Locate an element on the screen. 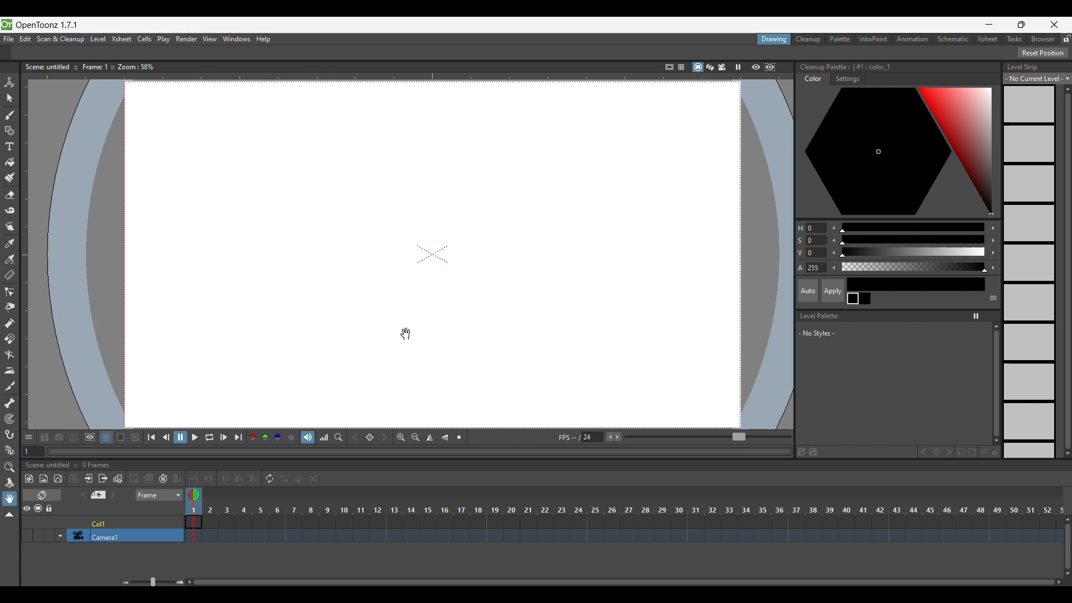  Collapse toolbar is located at coordinates (9, 515).